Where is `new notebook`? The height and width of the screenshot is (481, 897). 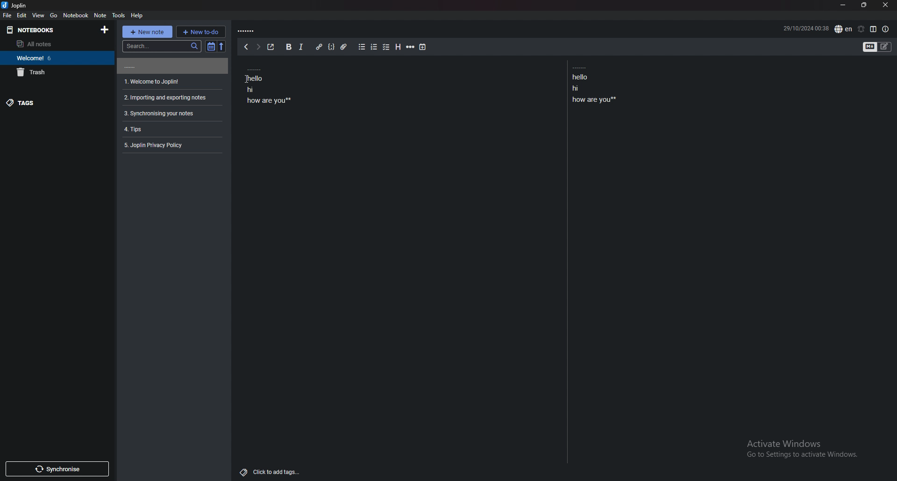
new notebook is located at coordinates (106, 29).